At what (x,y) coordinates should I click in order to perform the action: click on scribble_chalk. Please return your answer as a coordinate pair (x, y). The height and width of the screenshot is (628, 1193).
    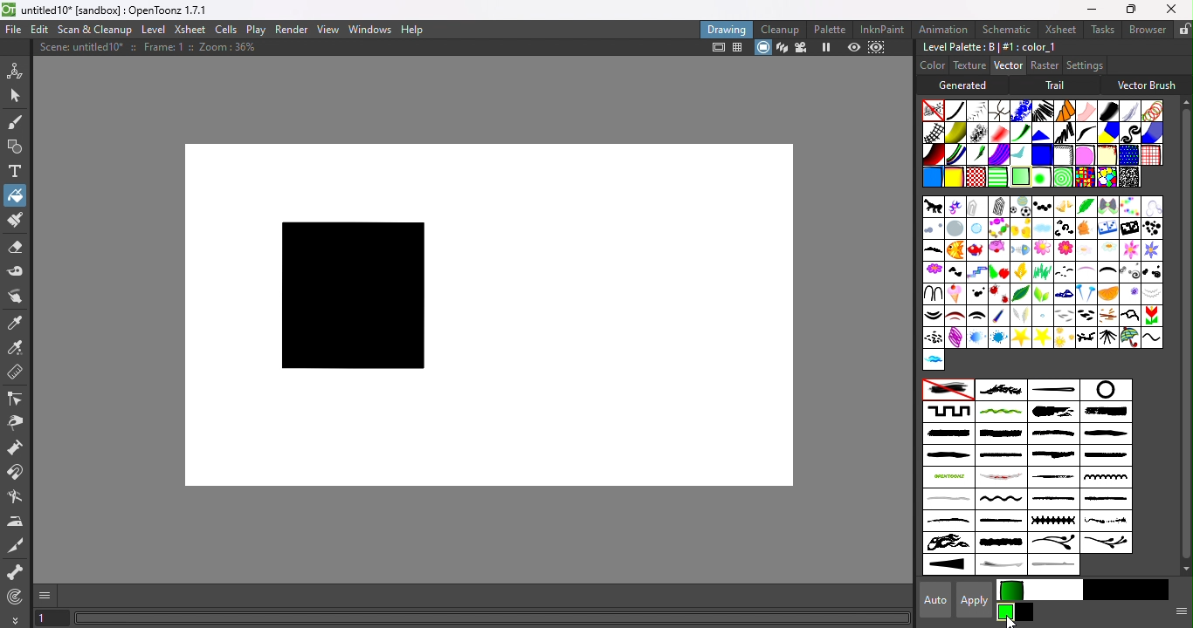
    Looking at the image, I should click on (1054, 478).